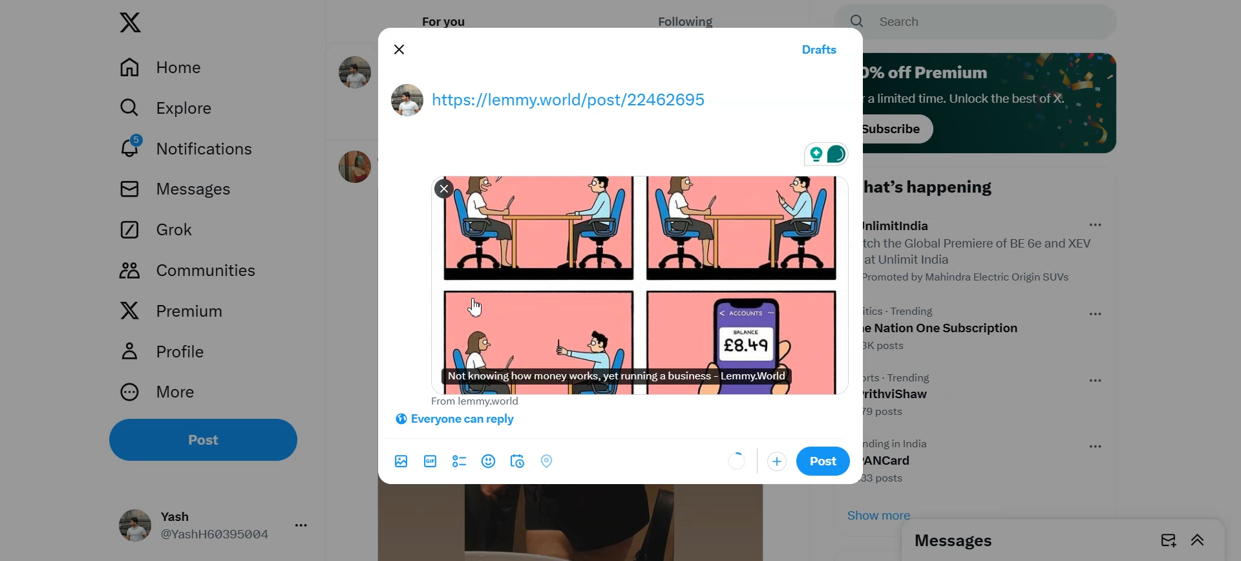 Image resolution: width=1241 pixels, height=561 pixels. What do you see at coordinates (429, 461) in the screenshot?
I see `GIF` at bounding box center [429, 461].